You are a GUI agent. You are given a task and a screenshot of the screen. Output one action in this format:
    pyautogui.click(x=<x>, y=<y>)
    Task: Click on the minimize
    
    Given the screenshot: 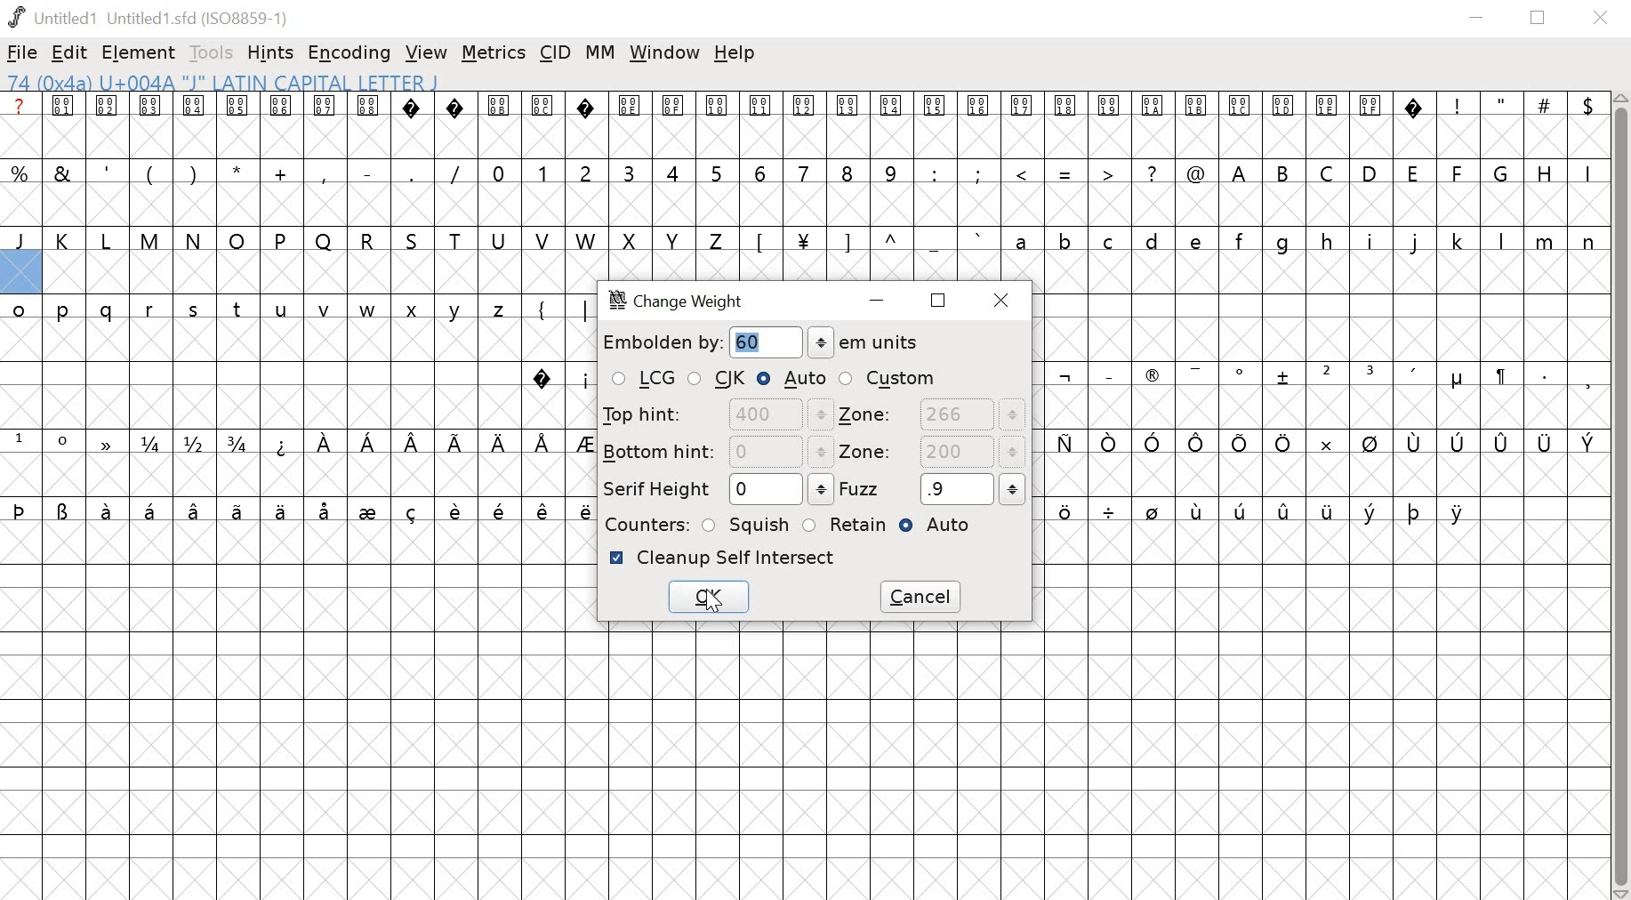 What is the action you would take?
    pyautogui.click(x=880, y=302)
    